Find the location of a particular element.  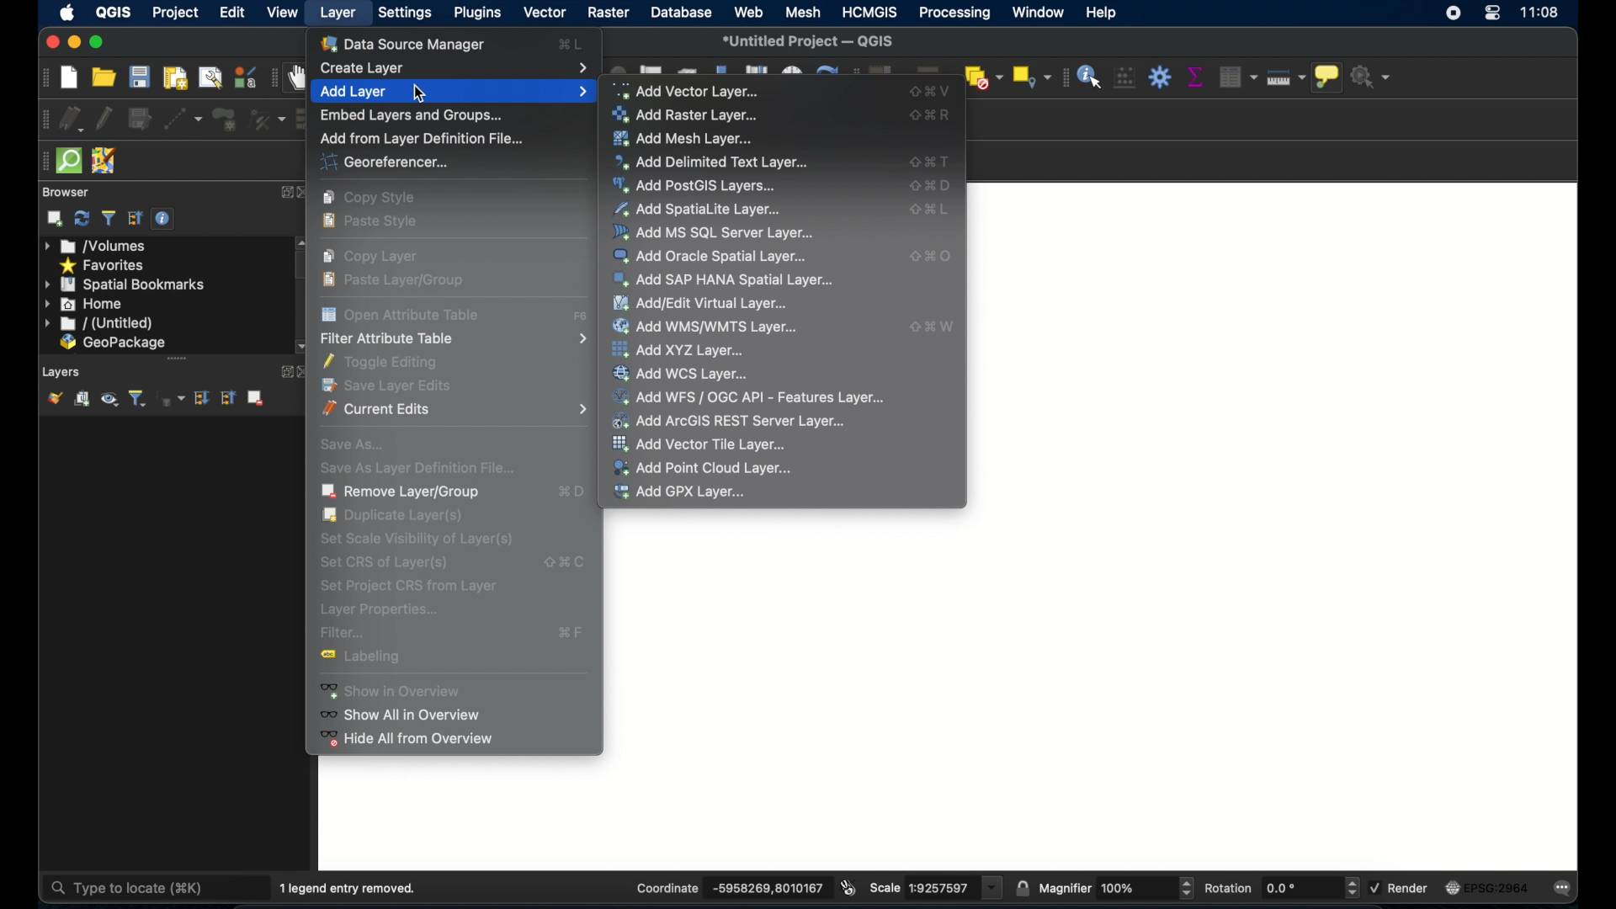

current edits is located at coordinates (72, 119).